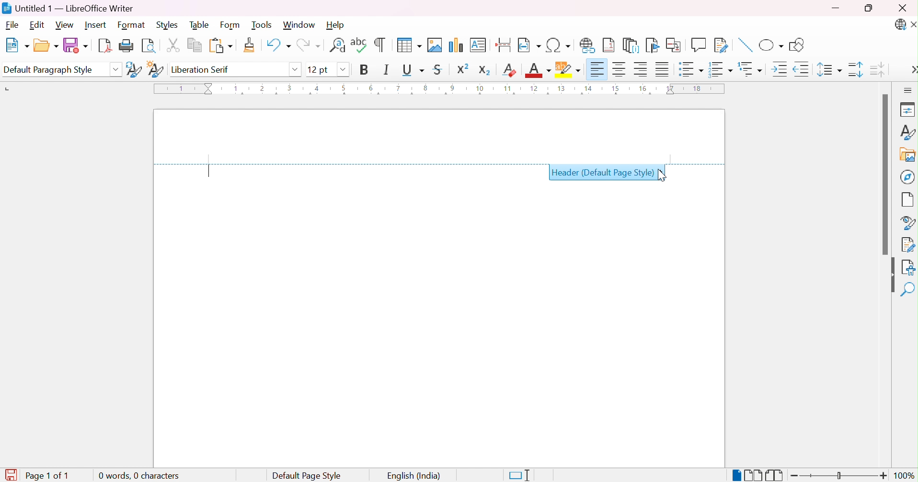  I want to click on Default page style, so click(308, 475).